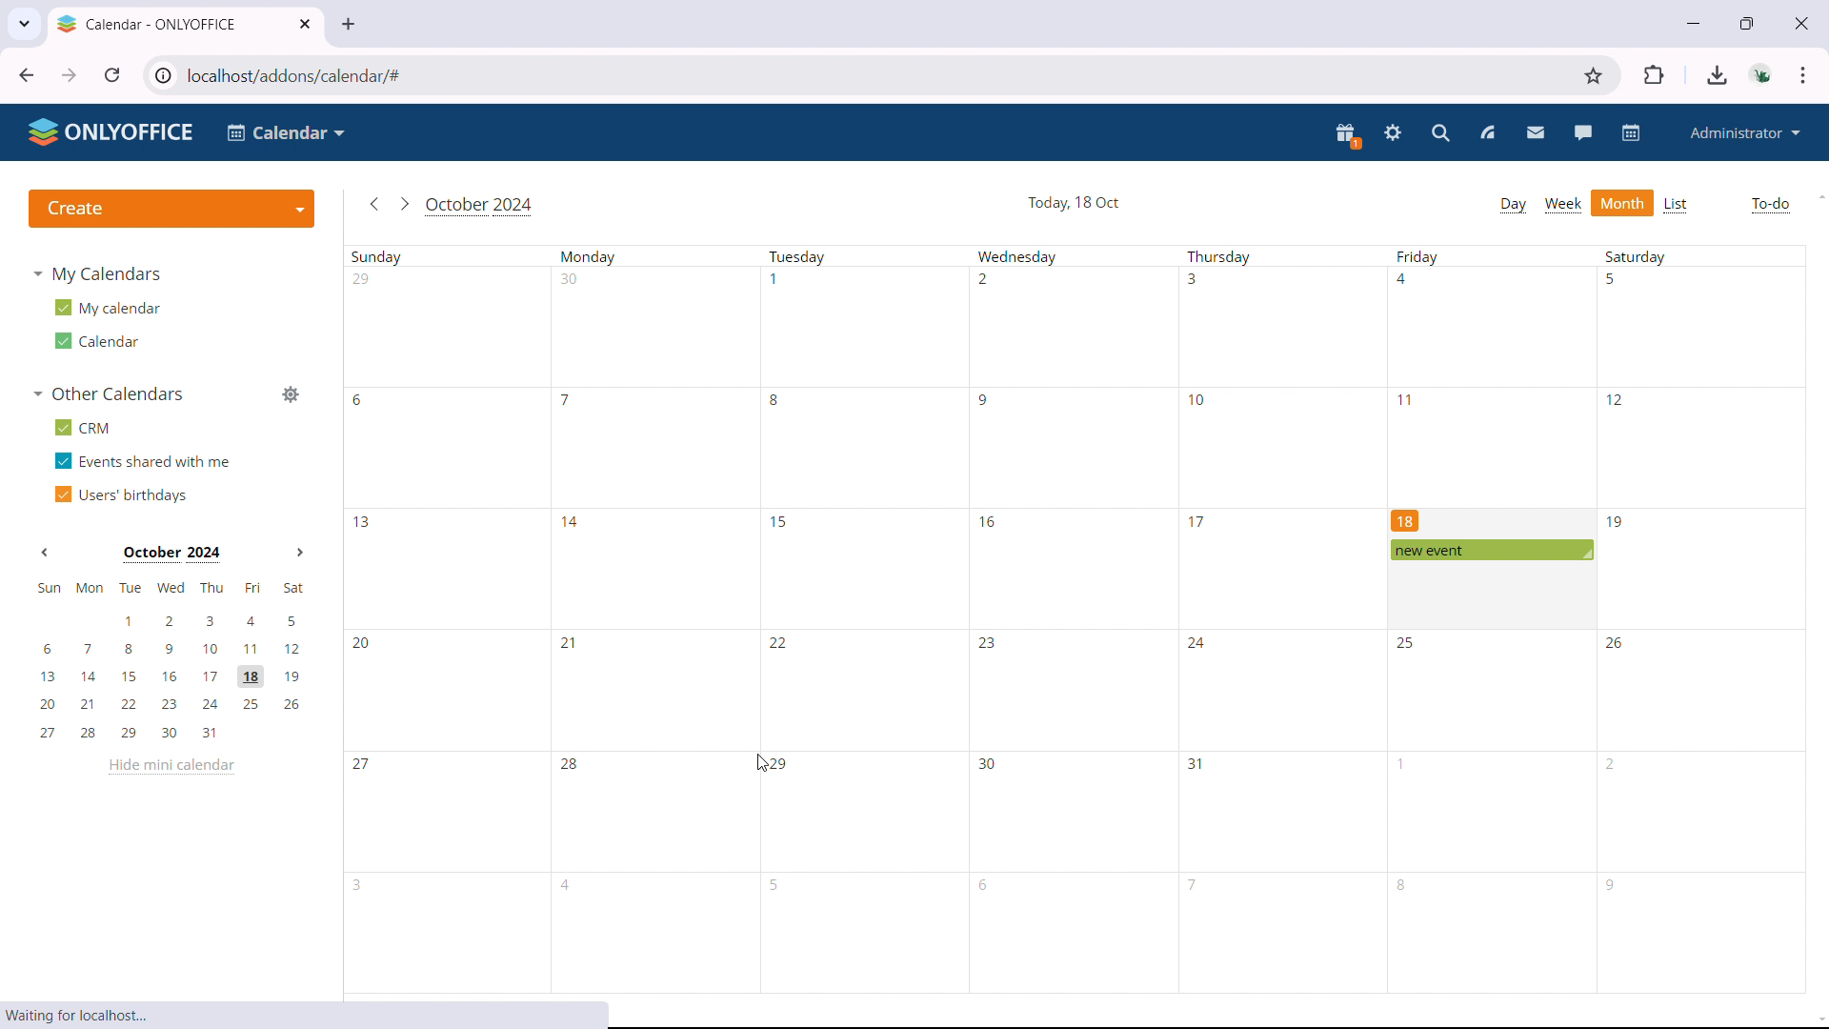  I want to click on Monday, so click(590, 257).